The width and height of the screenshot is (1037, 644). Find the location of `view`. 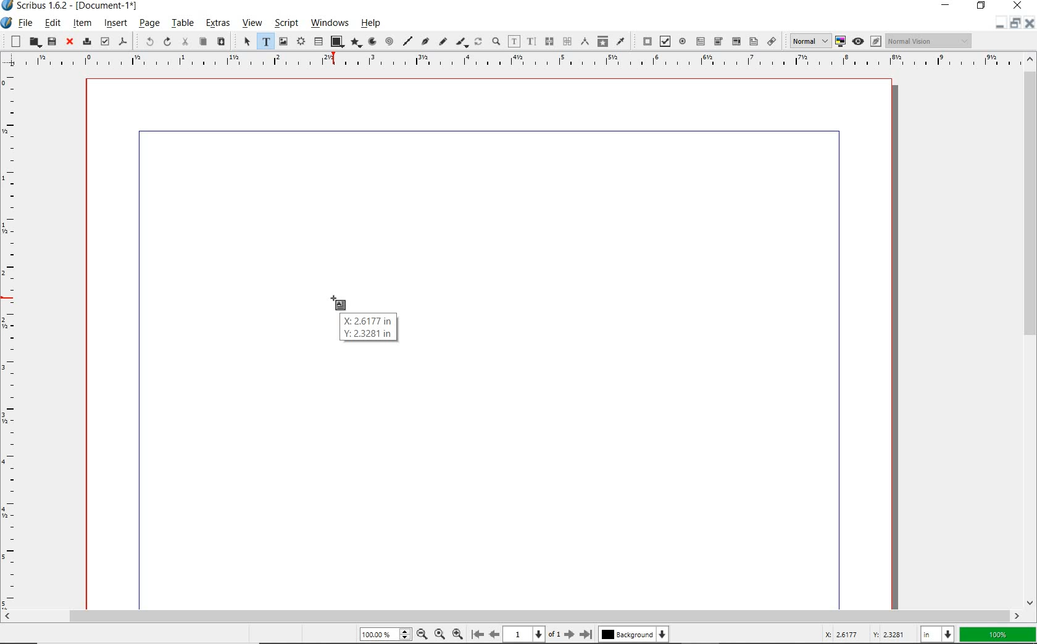

view is located at coordinates (254, 23).